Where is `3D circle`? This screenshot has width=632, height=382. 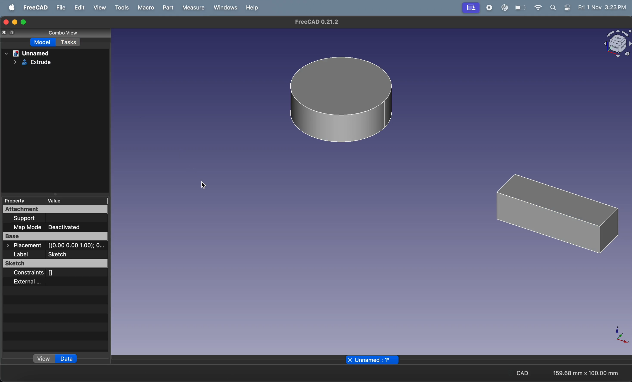 3D circle is located at coordinates (343, 98).